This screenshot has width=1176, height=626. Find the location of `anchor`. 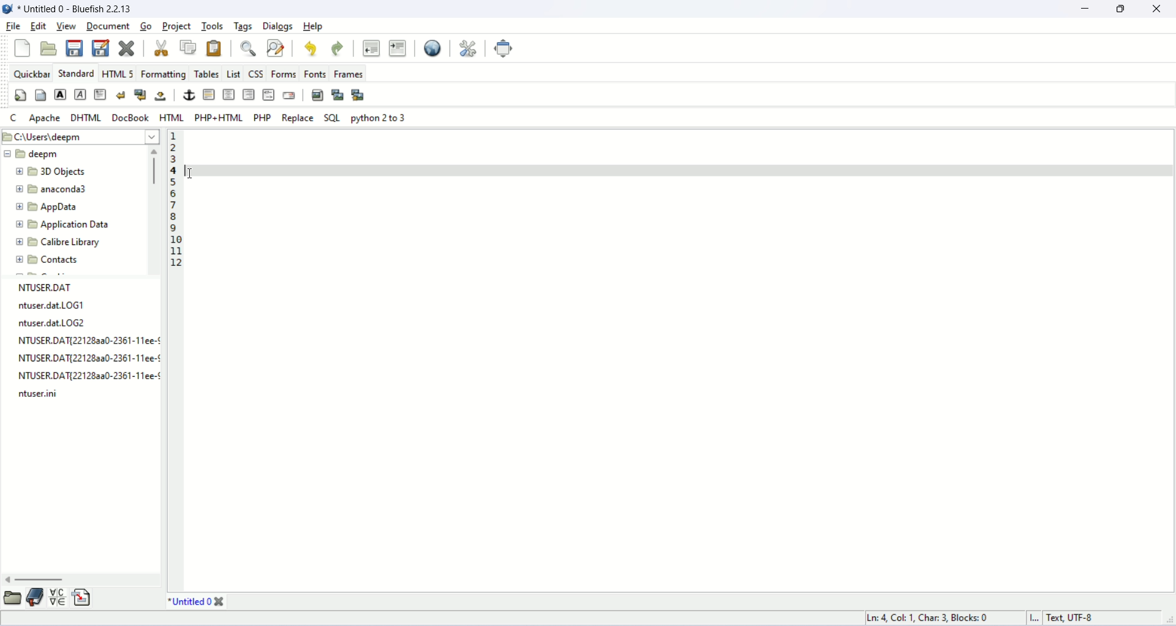

anchor is located at coordinates (189, 95).